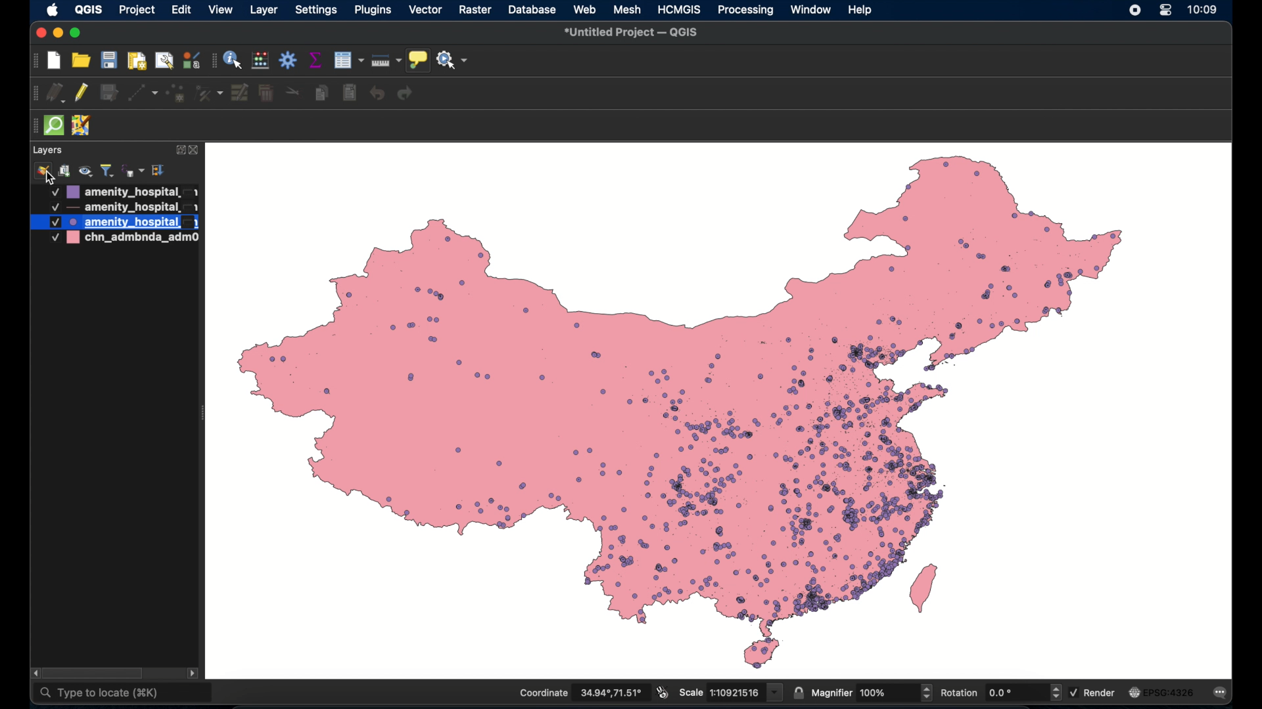 Image resolution: width=1262 pixels, height=709 pixels. What do you see at coordinates (33, 93) in the screenshot?
I see `digitizing with segment` at bounding box center [33, 93].